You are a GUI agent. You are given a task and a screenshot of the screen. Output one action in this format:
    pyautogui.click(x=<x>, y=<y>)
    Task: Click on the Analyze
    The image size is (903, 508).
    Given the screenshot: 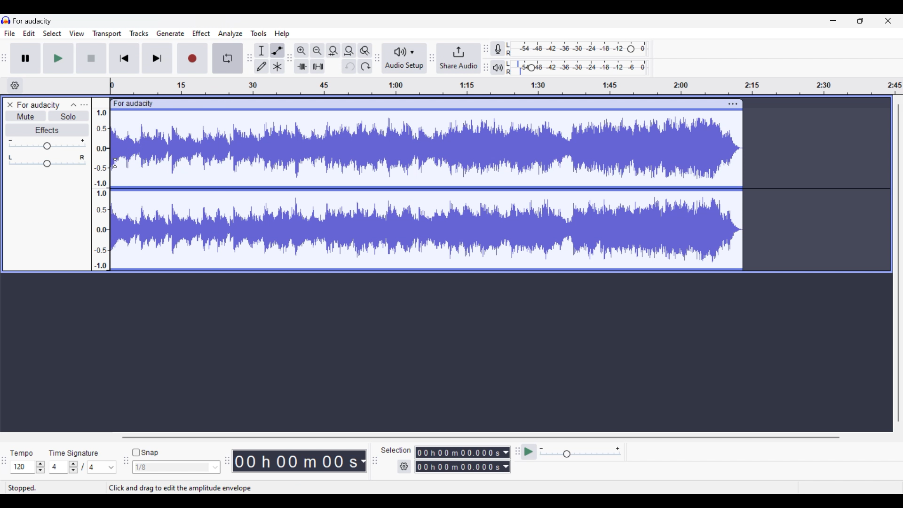 What is the action you would take?
    pyautogui.click(x=230, y=34)
    